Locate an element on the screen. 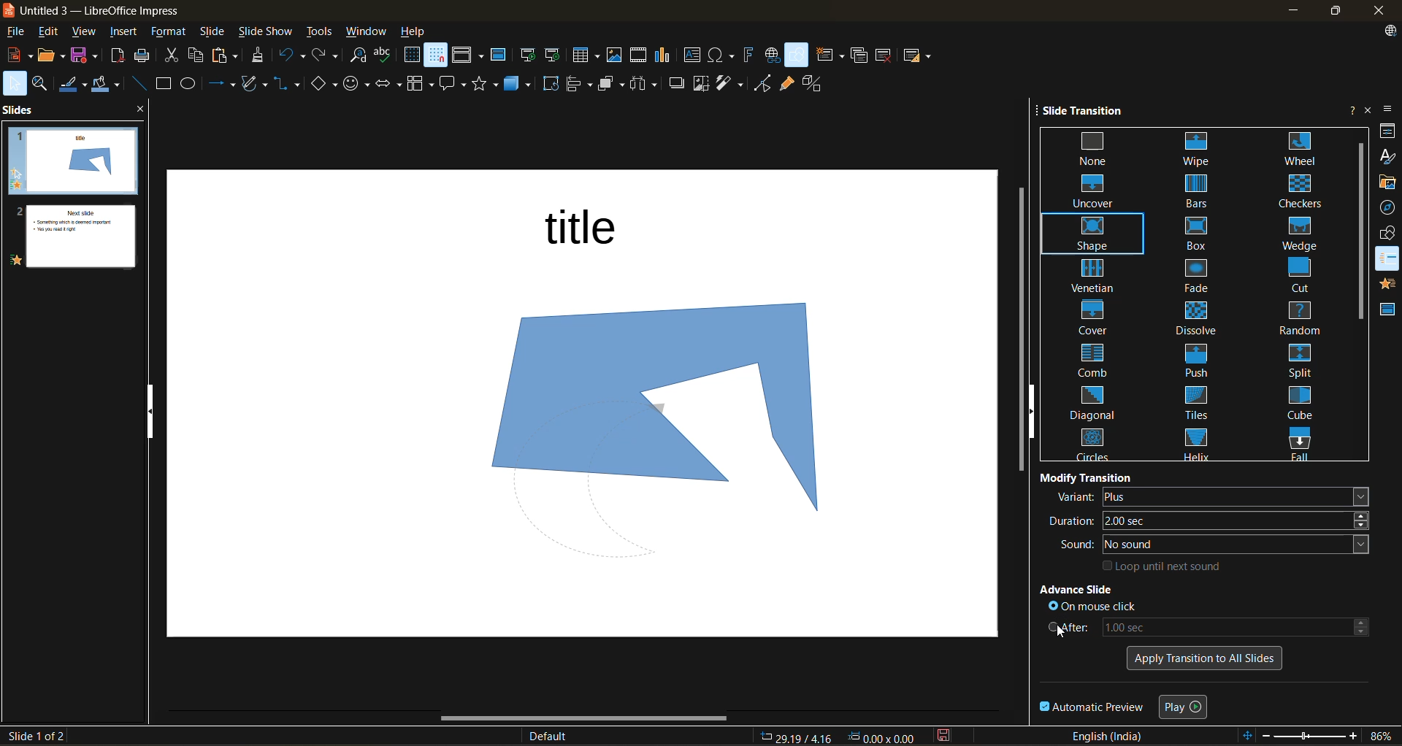  curves and polygons is located at coordinates (254, 85).